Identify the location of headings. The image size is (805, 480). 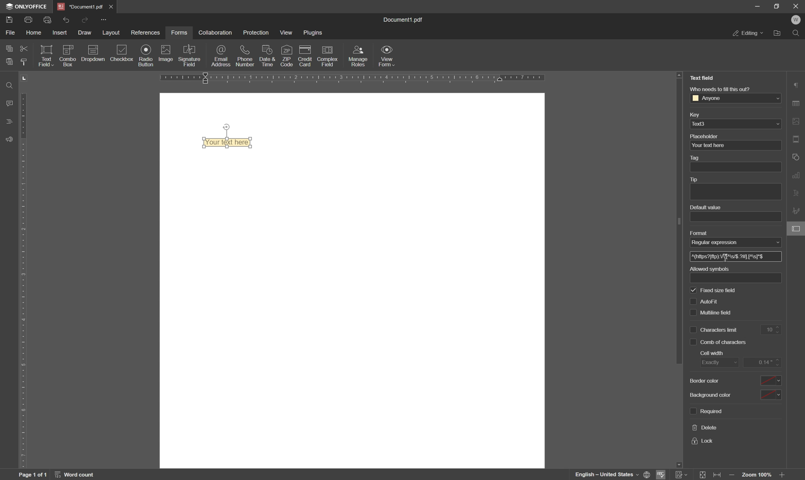
(7, 122).